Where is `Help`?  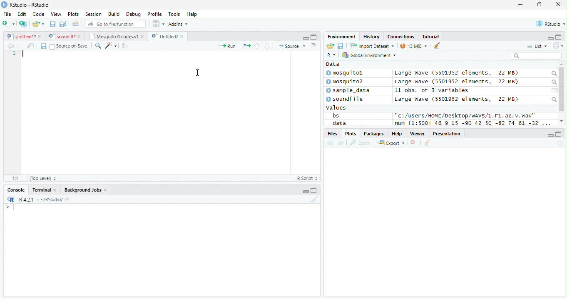 Help is located at coordinates (193, 14).